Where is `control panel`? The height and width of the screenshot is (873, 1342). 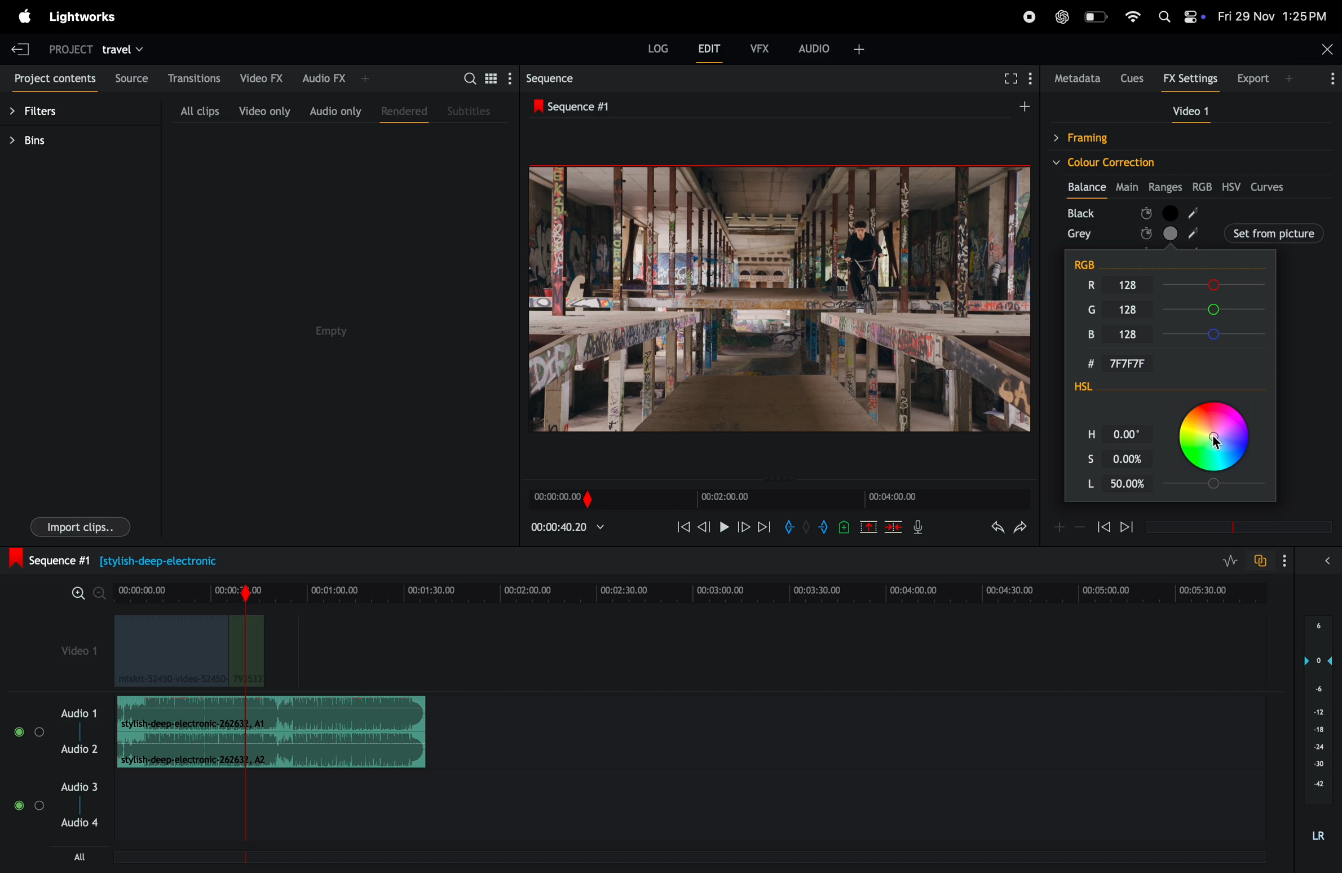
control panel is located at coordinates (1195, 17).